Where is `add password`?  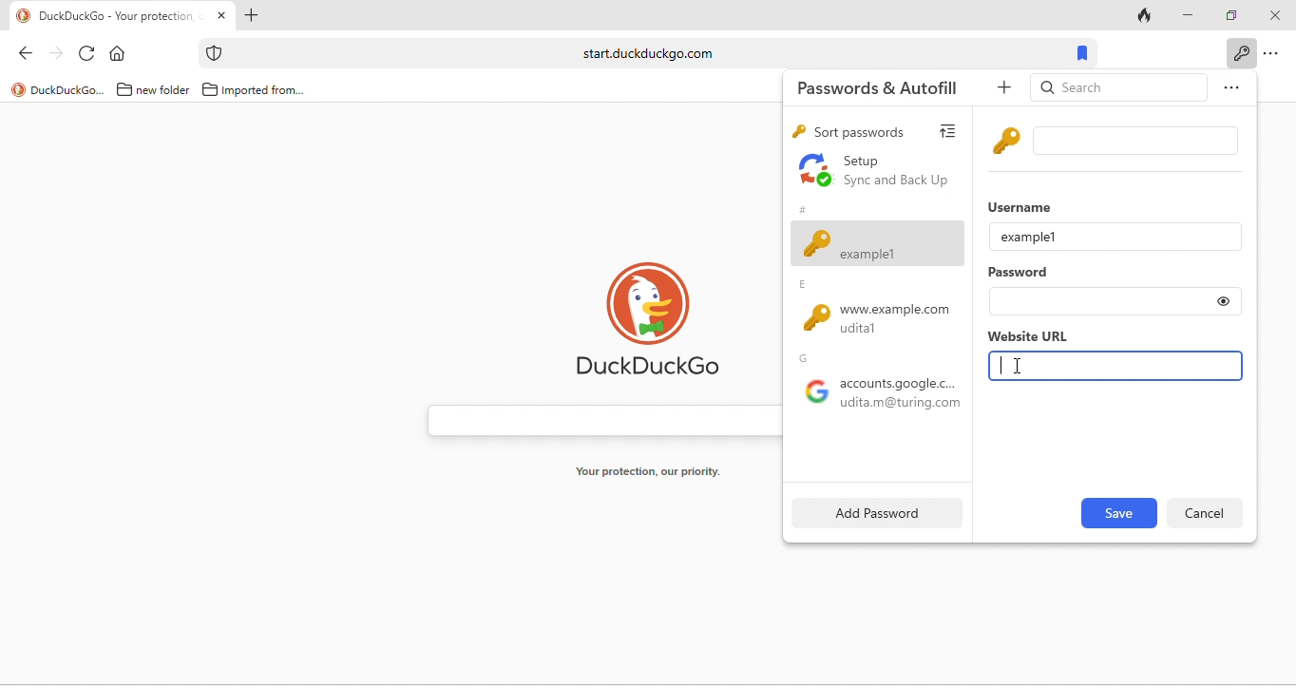 add password is located at coordinates (873, 512).